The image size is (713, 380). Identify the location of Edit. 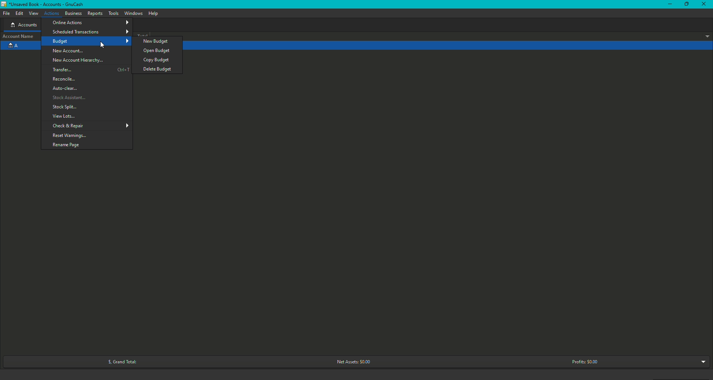
(19, 14).